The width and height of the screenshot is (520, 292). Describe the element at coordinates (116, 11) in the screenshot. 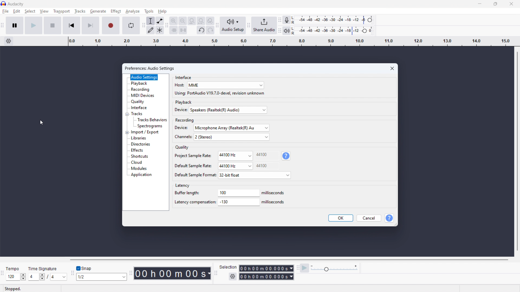

I see `effect` at that location.